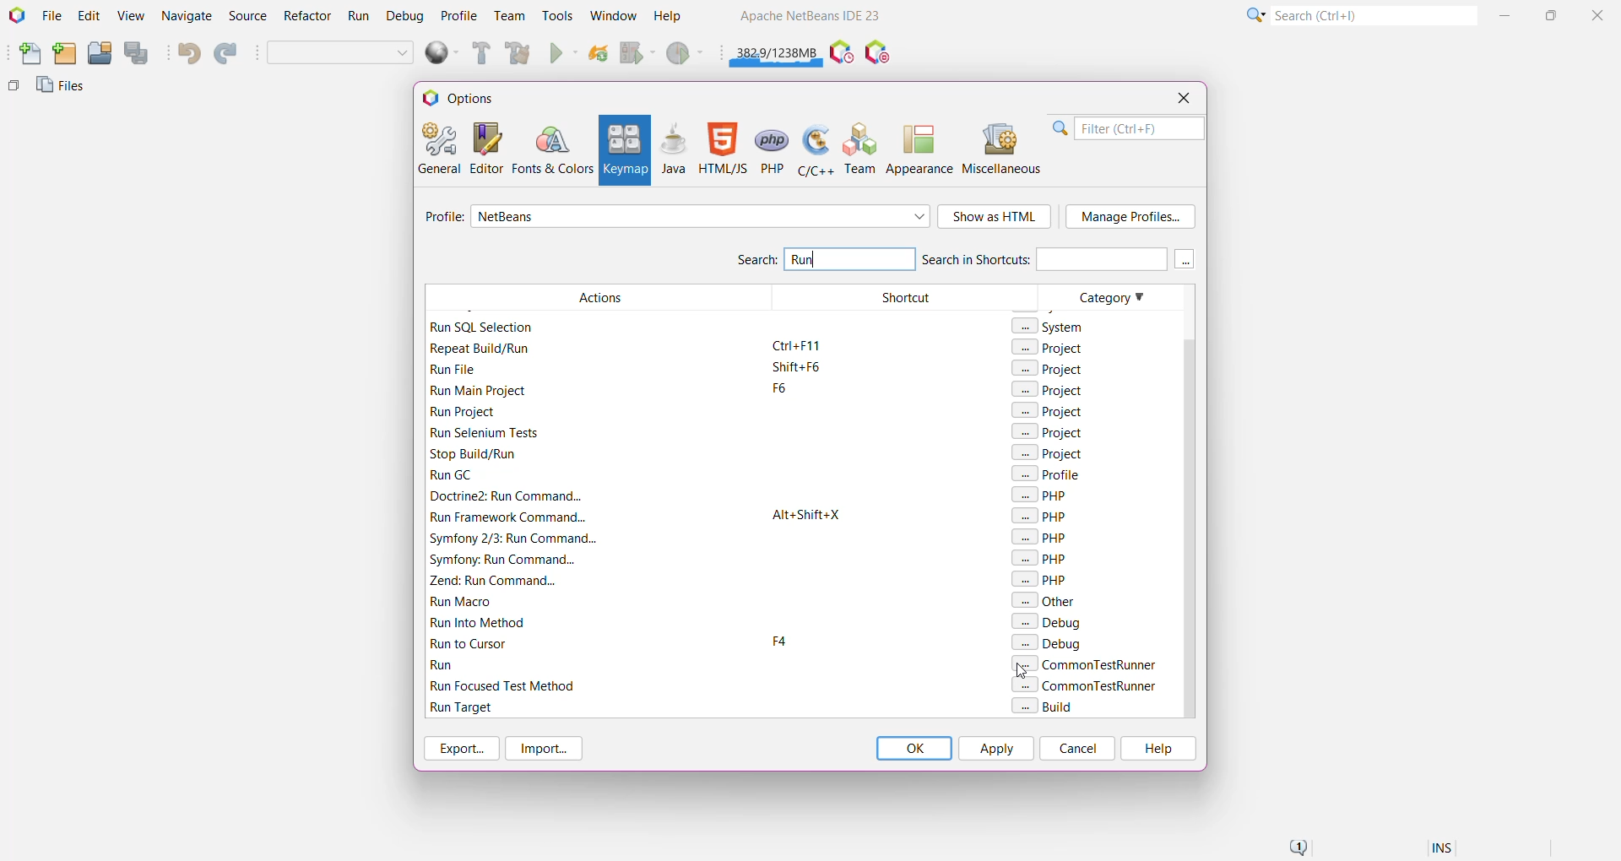 The image size is (1621, 861). I want to click on Category, so click(1106, 501).